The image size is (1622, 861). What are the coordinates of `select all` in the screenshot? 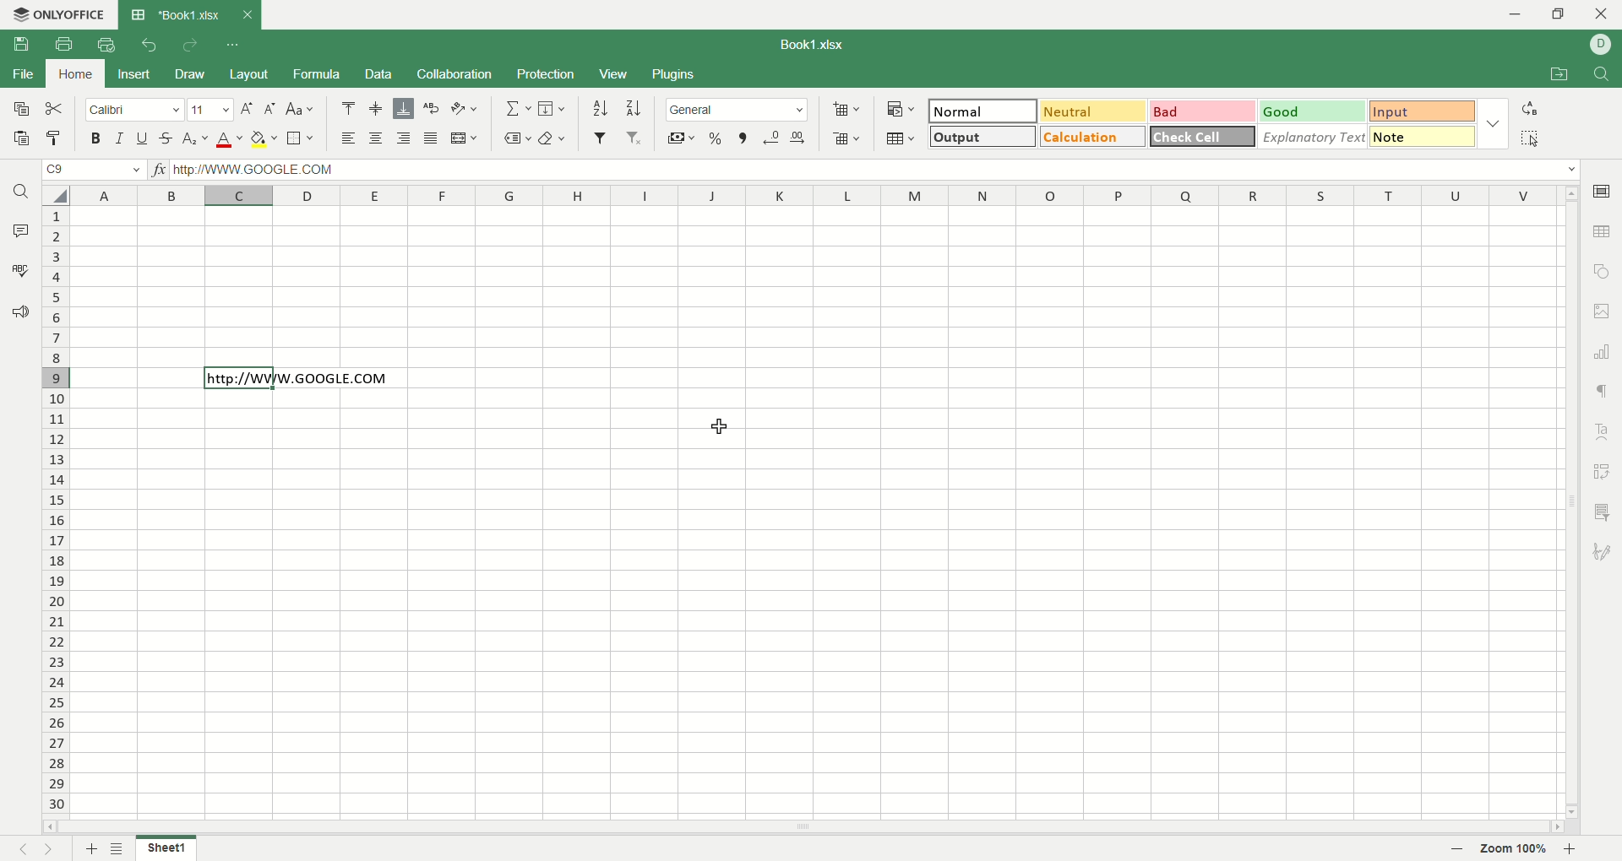 It's located at (1533, 138).